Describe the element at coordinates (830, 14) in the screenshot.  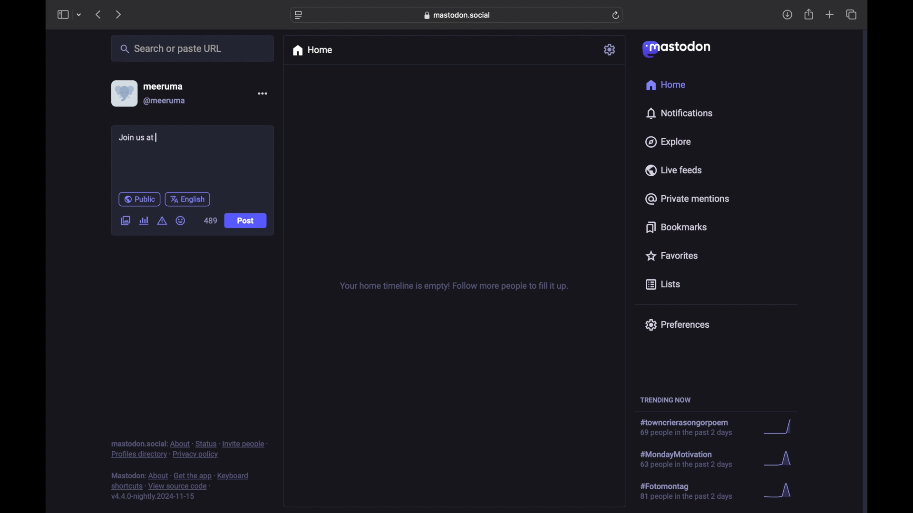
I see `new tab` at that location.